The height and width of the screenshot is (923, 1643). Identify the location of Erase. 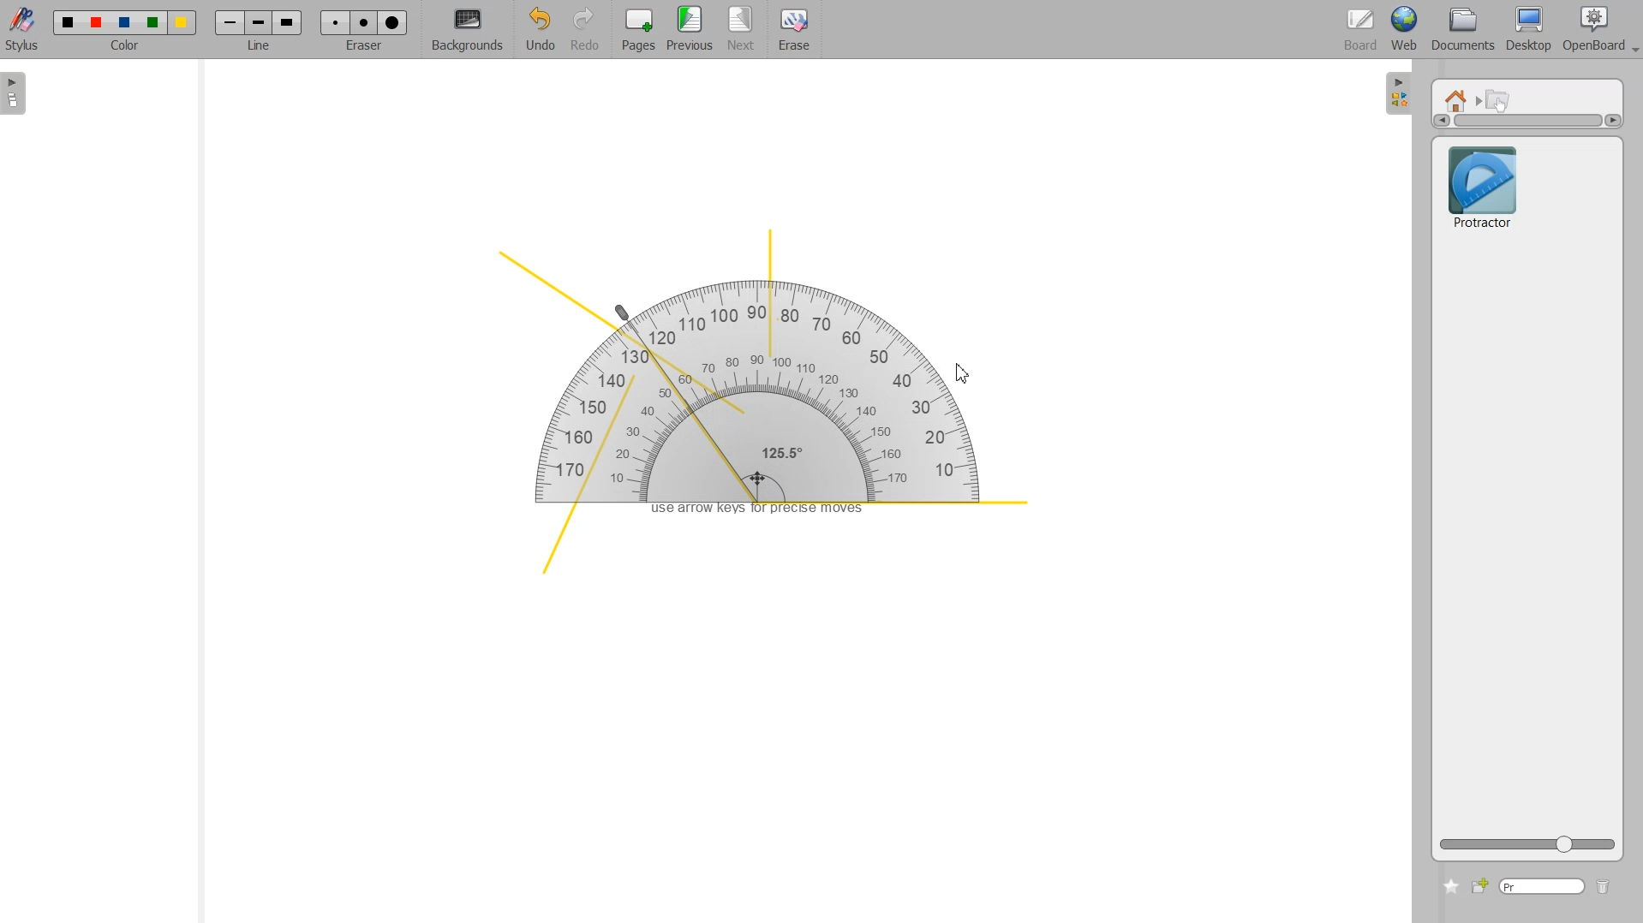
(363, 22).